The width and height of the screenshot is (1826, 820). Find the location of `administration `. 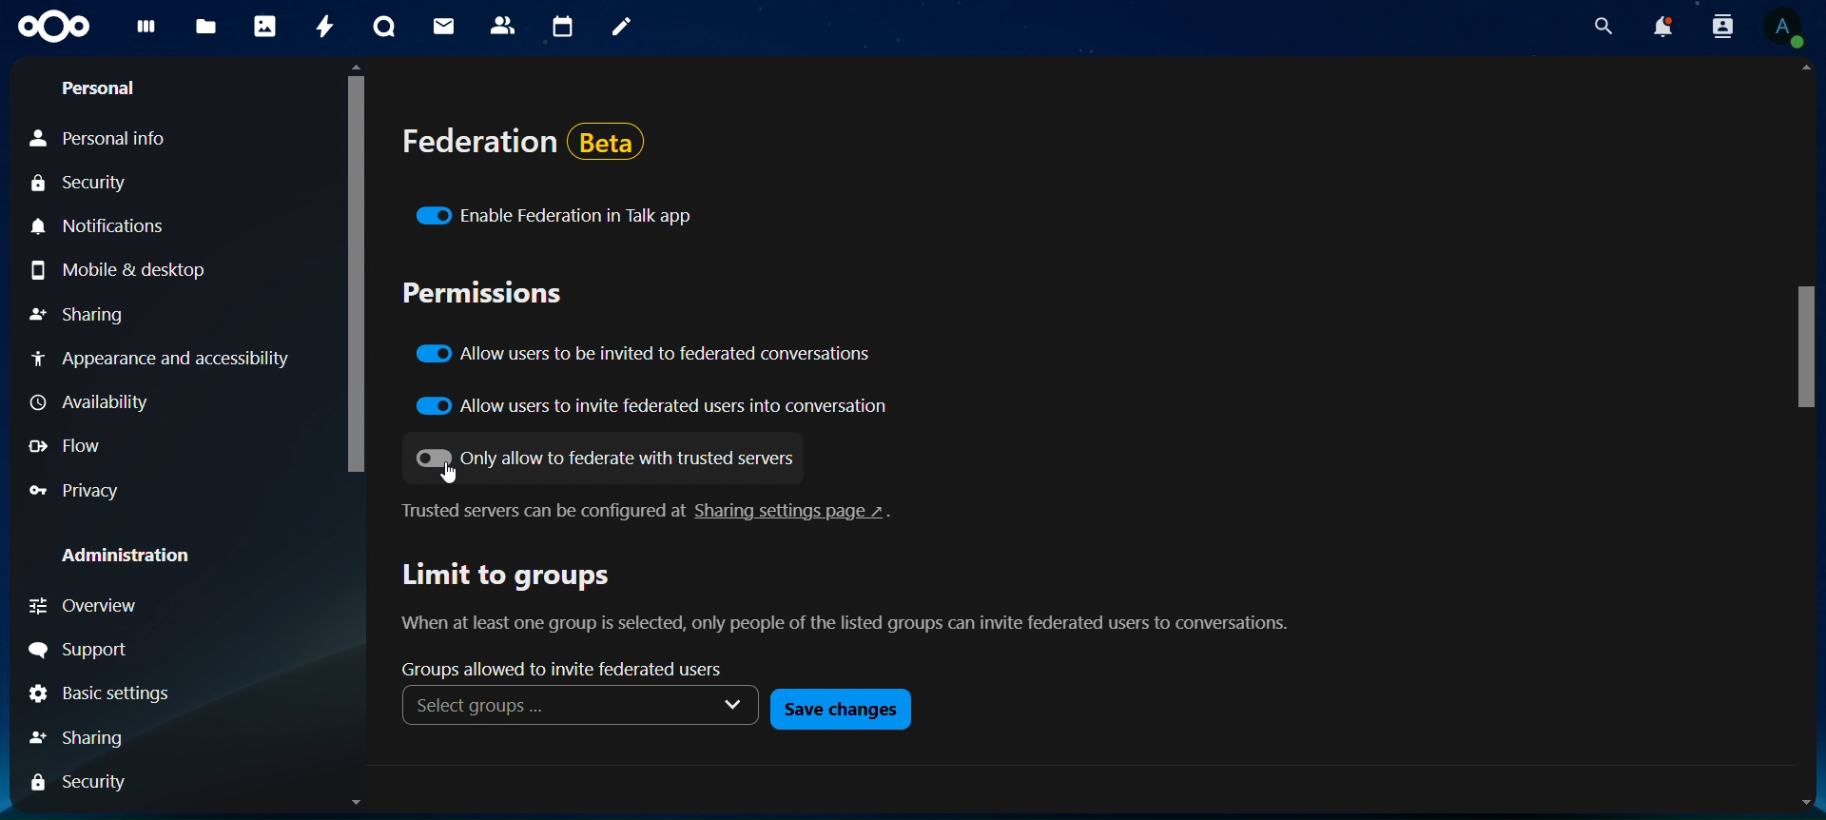

administration  is located at coordinates (133, 557).